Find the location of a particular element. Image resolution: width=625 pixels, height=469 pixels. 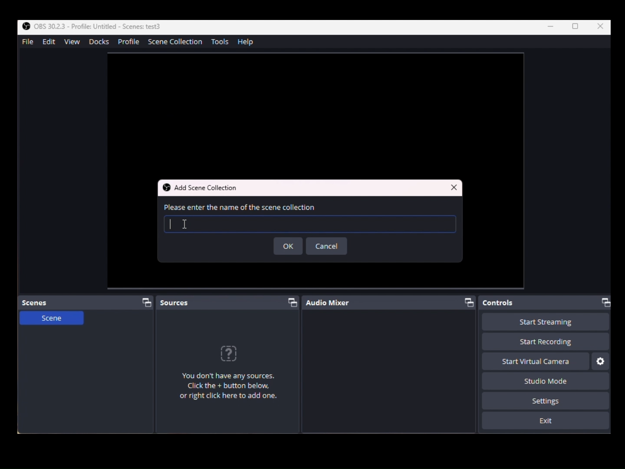

Box is located at coordinates (576, 27).